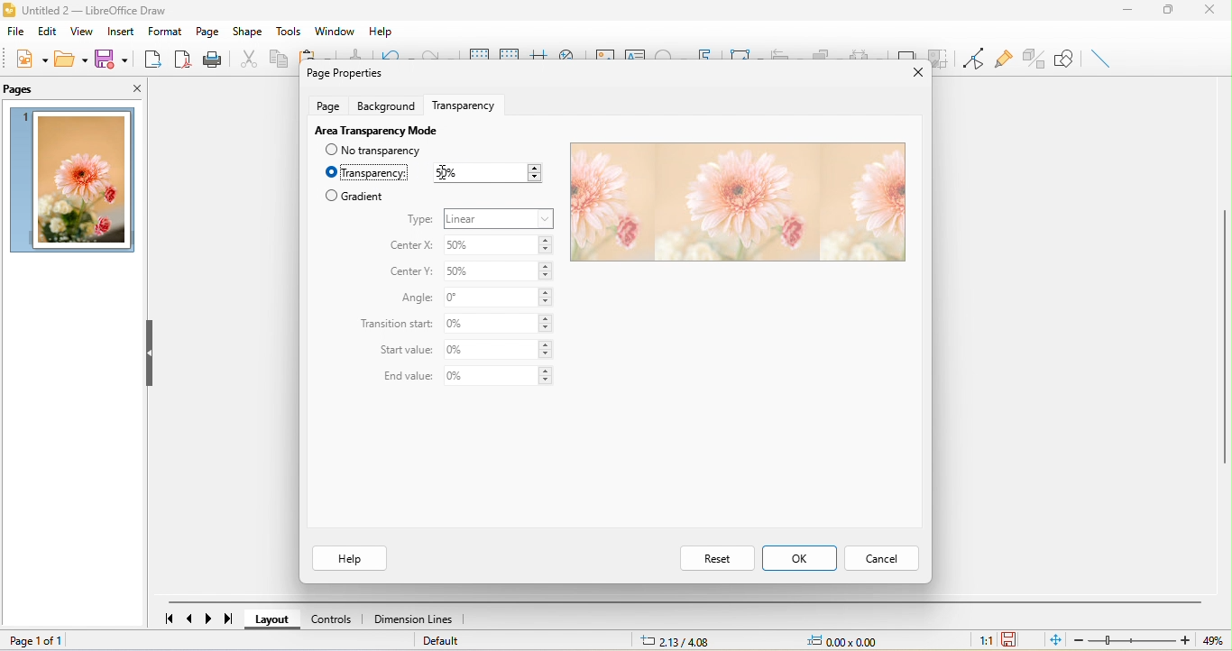 This screenshot has width=1232, height=651. What do you see at coordinates (336, 619) in the screenshot?
I see `controls` at bounding box center [336, 619].